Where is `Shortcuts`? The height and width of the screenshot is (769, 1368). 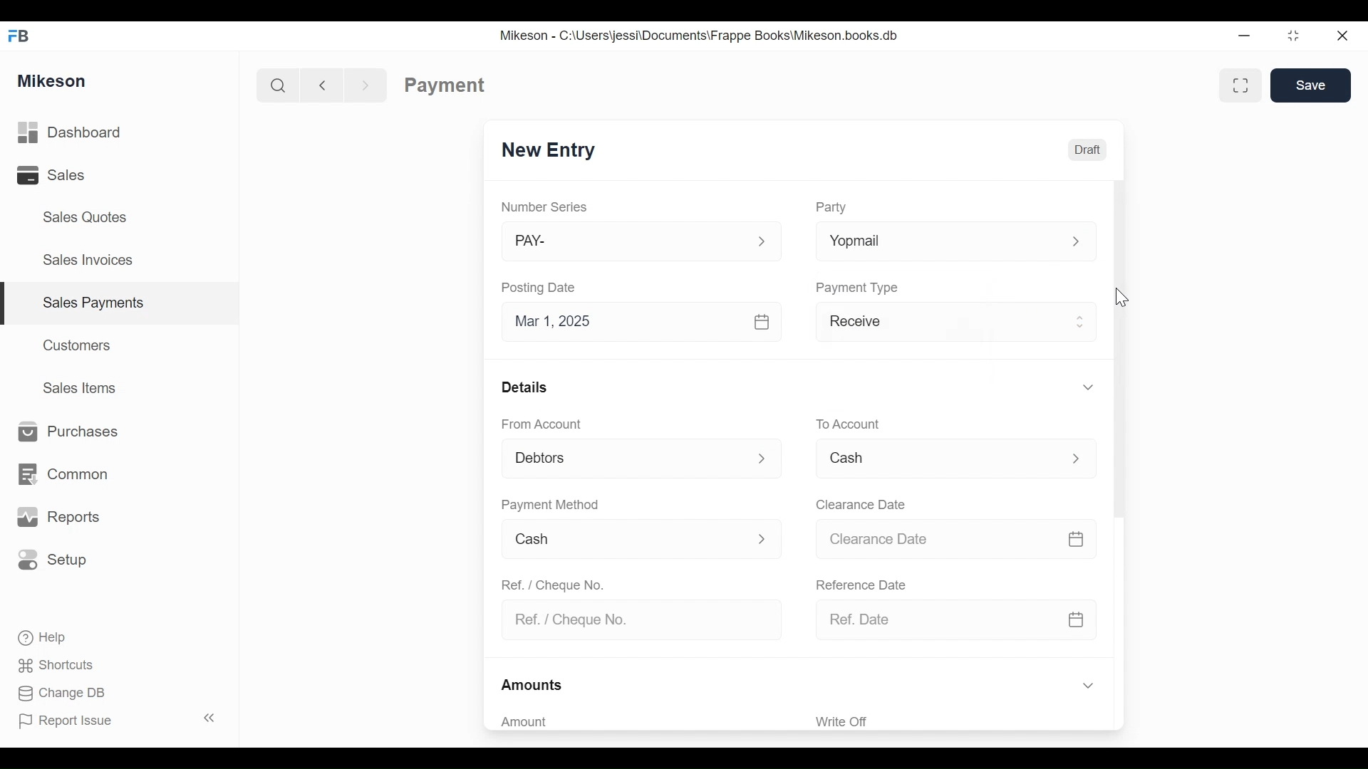 Shortcuts is located at coordinates (62, 661).